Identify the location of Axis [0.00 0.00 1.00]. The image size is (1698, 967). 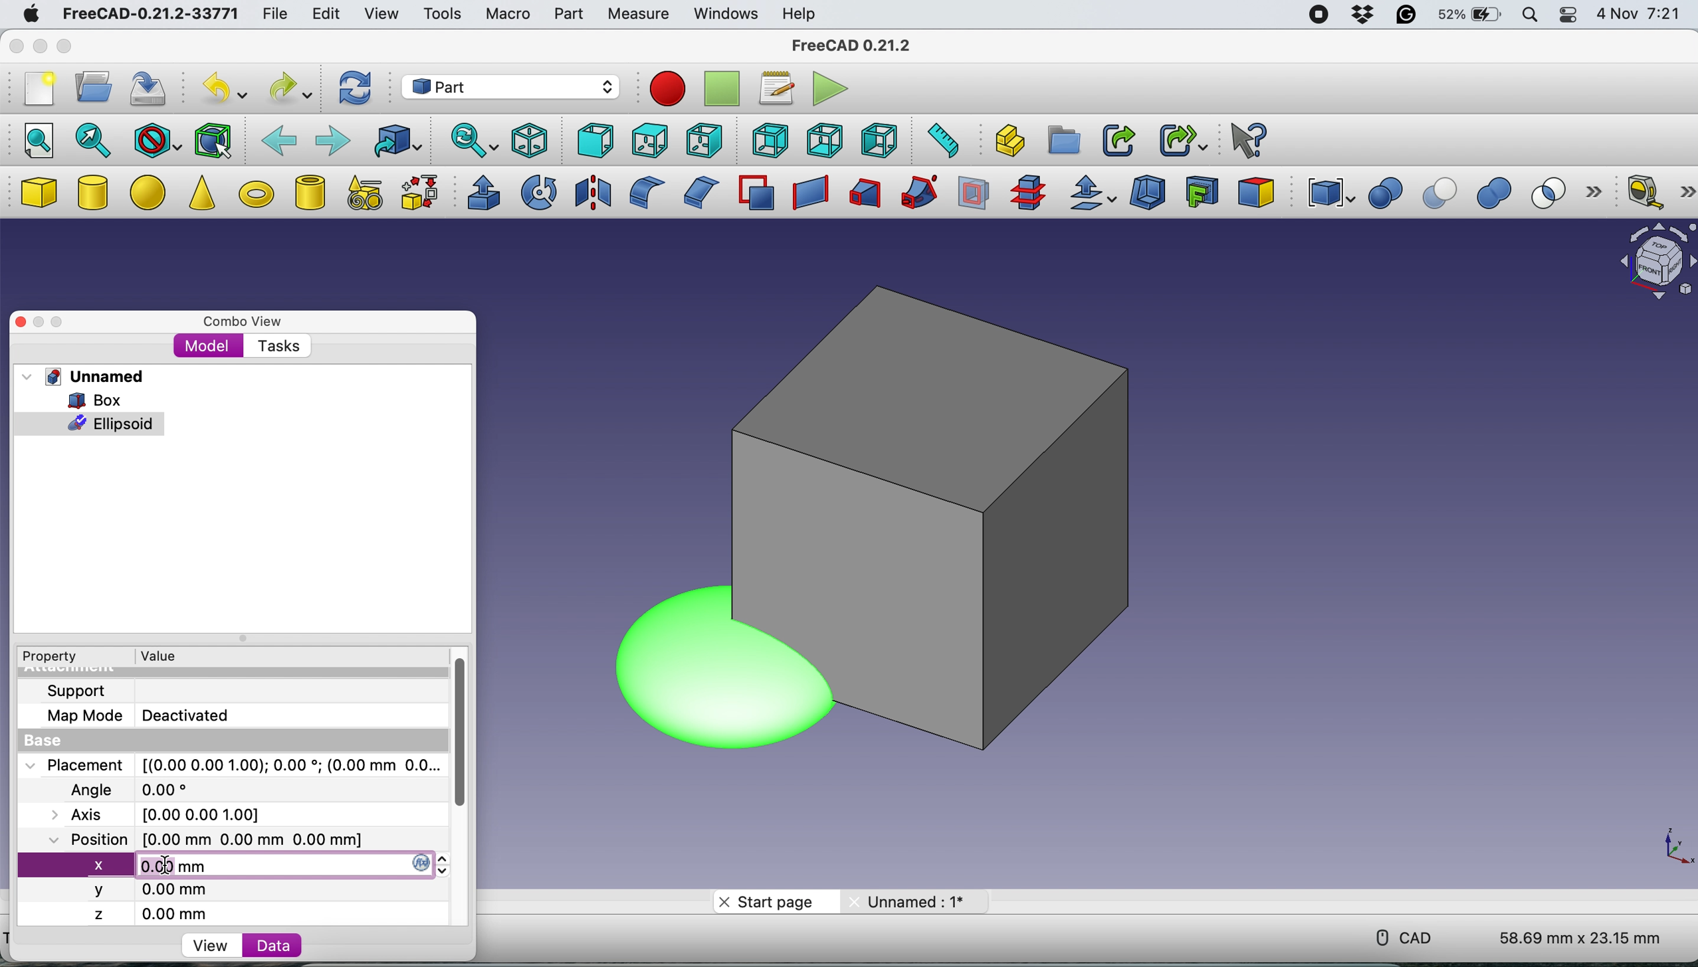
(163, 813).